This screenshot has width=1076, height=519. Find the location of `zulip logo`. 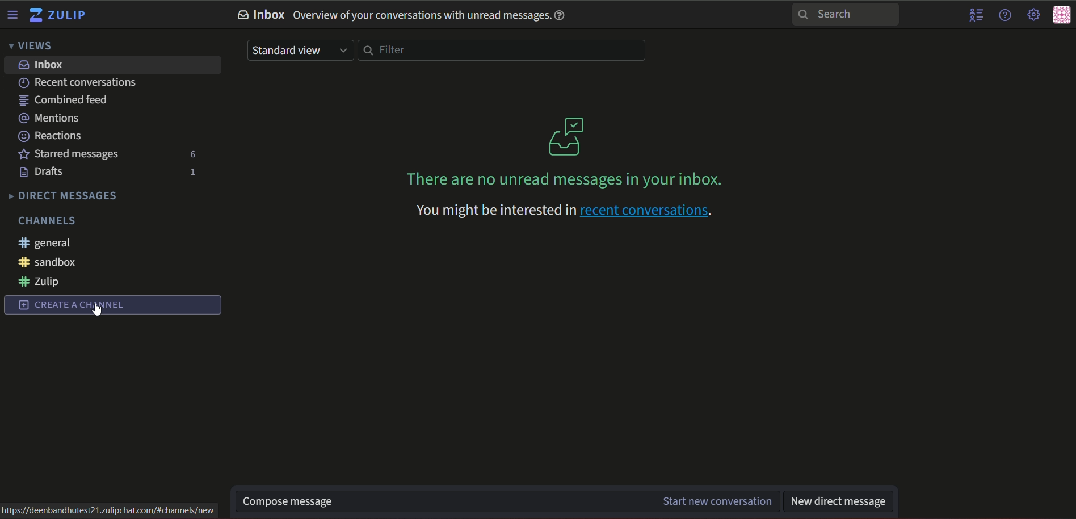

zulip logo is located at coordinates (61, 16).